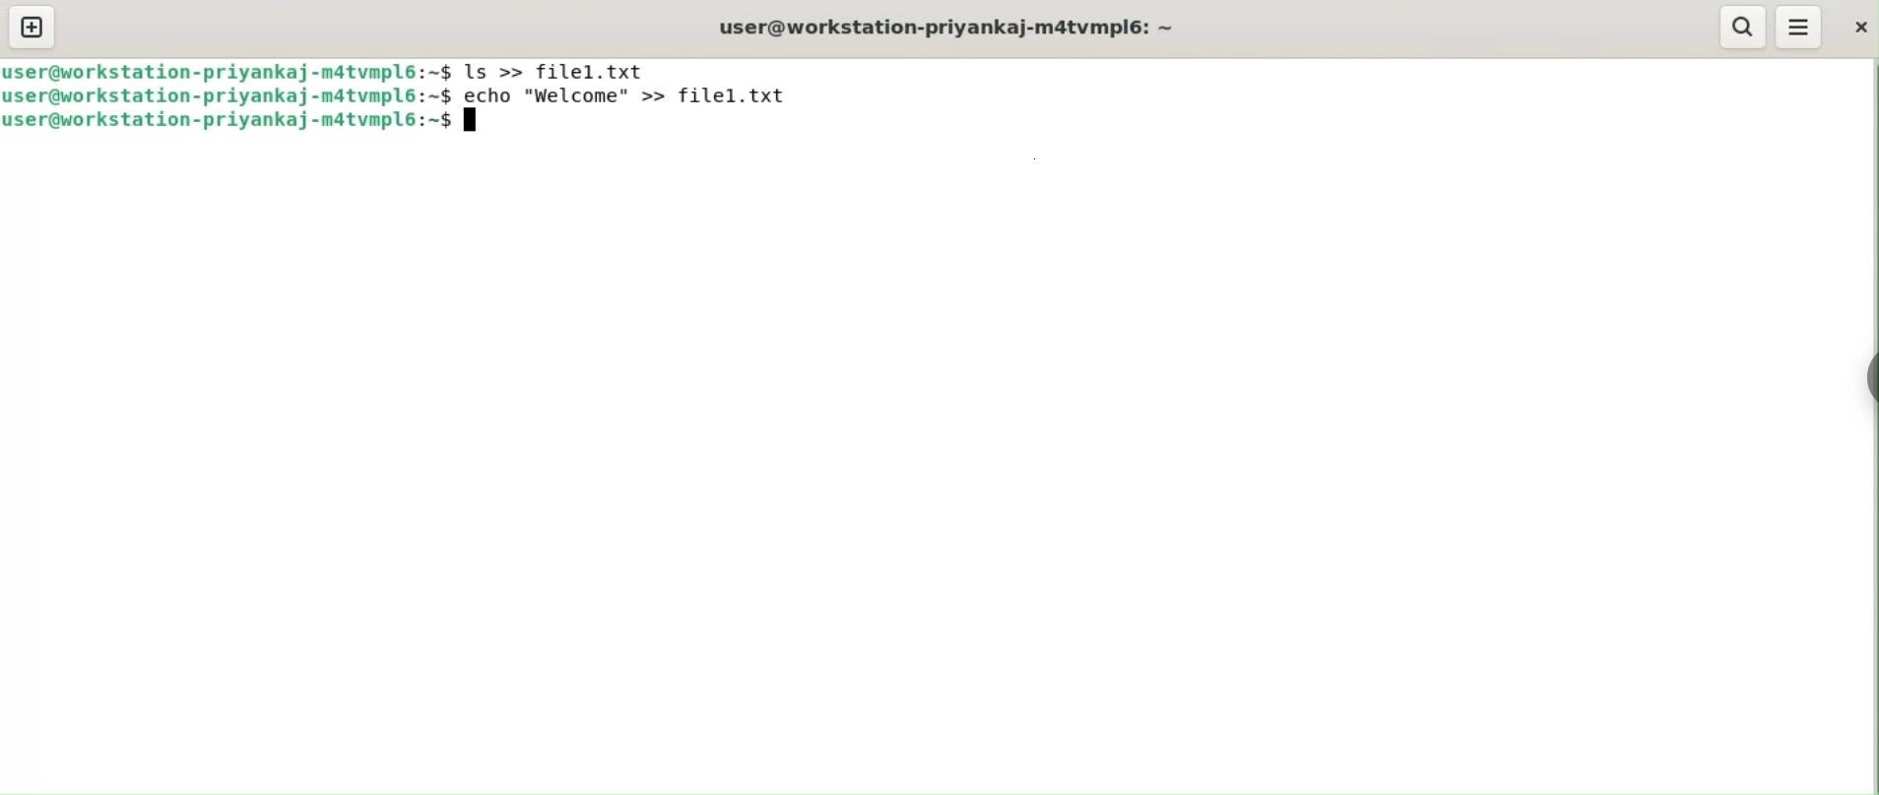 The height and width of the screenshot is (795, 1879). Describe the element at coordinates (32, 27) in the screenshot. I see `new tab` at that location.